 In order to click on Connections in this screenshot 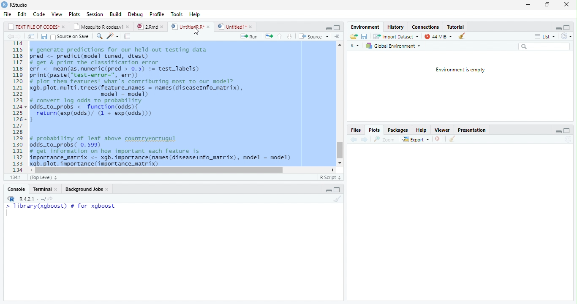, I will do `click(425, 27)`.